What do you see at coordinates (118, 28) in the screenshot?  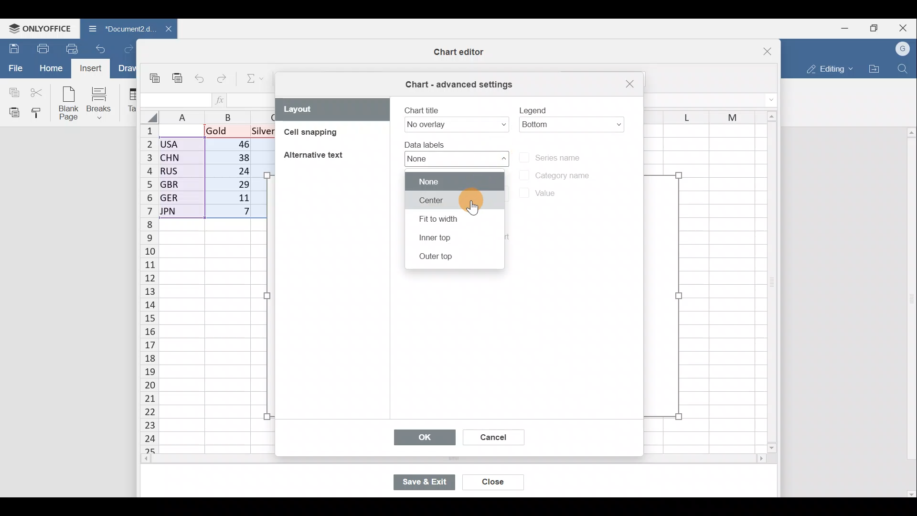 I see `Document name` at bounding box center [118, 28].